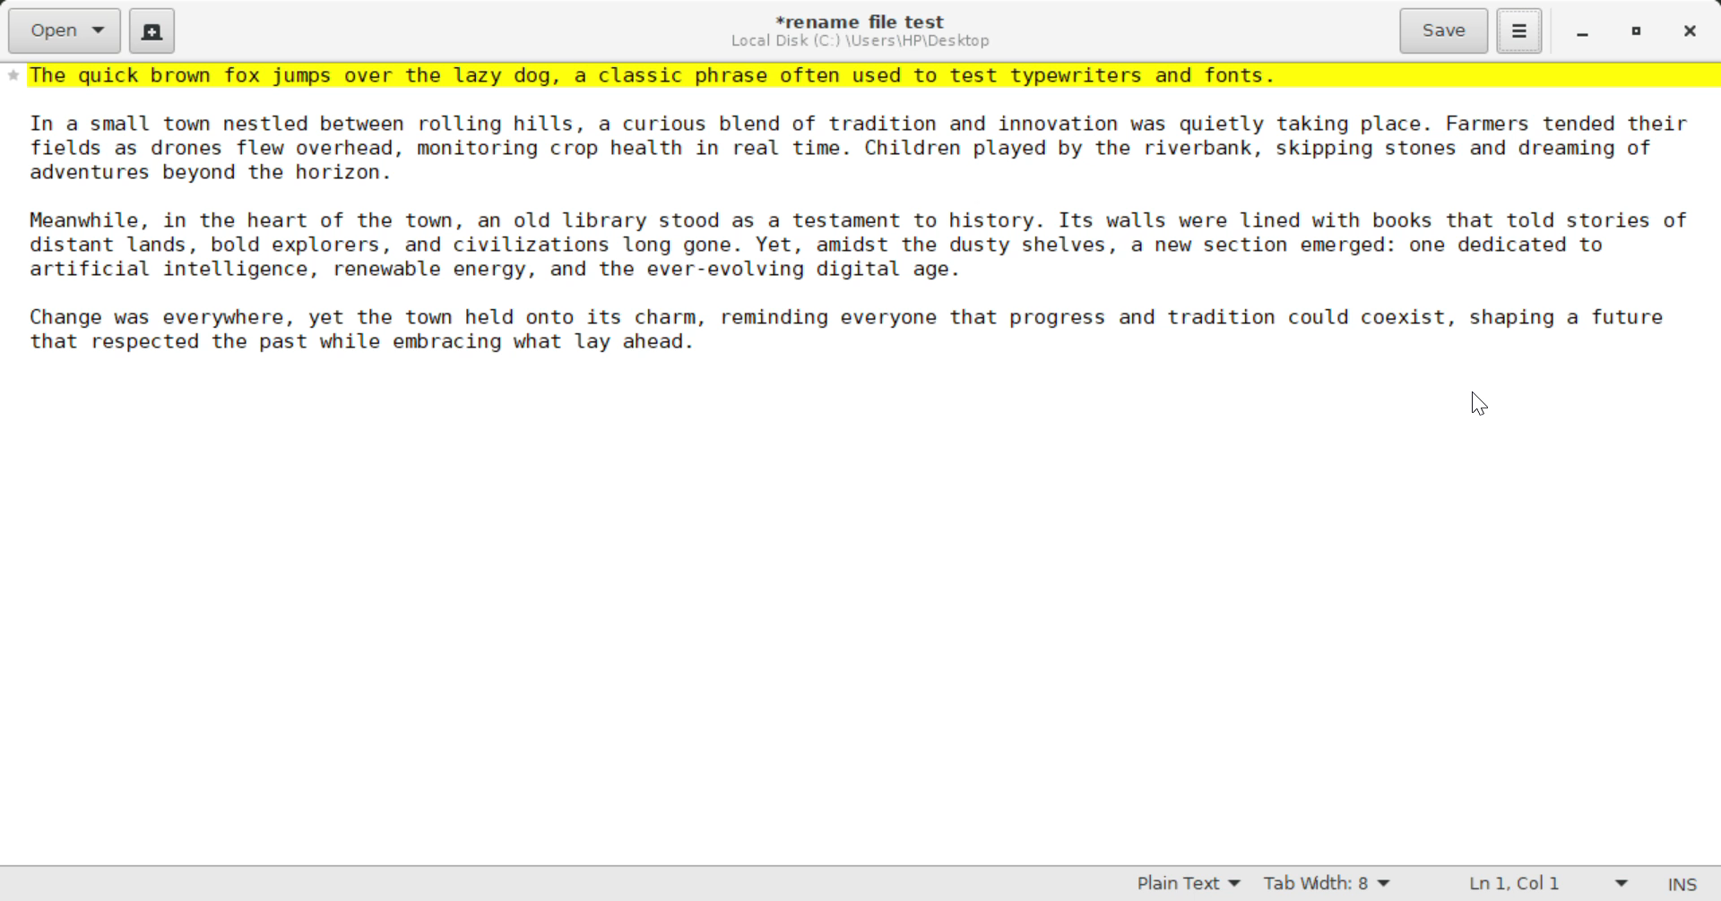  What do you see at coordinates (862, 76) in the screenshot?
I see `~The quick brown fox jumps over the lazy dog, a classic phrase often used to test typewriters and fonts.` at bounding box center [862, 76].